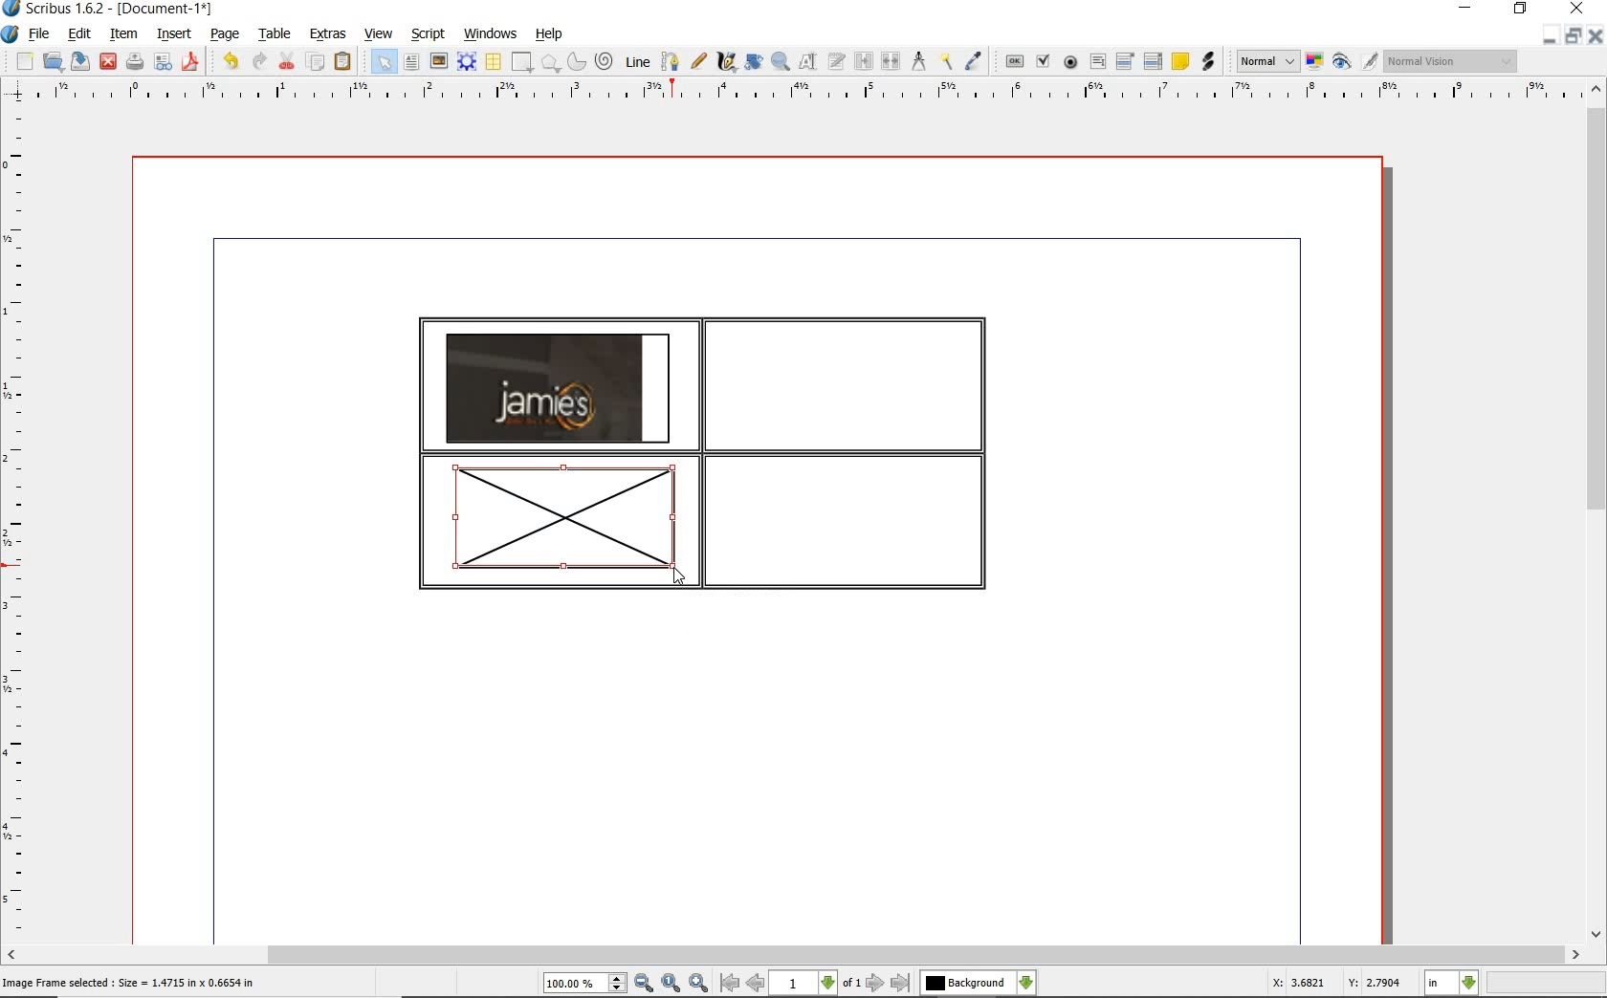  What do you see at coordinates (1595, 36) in the screenshot?
I see `close` at bounding box center [1595, 36].